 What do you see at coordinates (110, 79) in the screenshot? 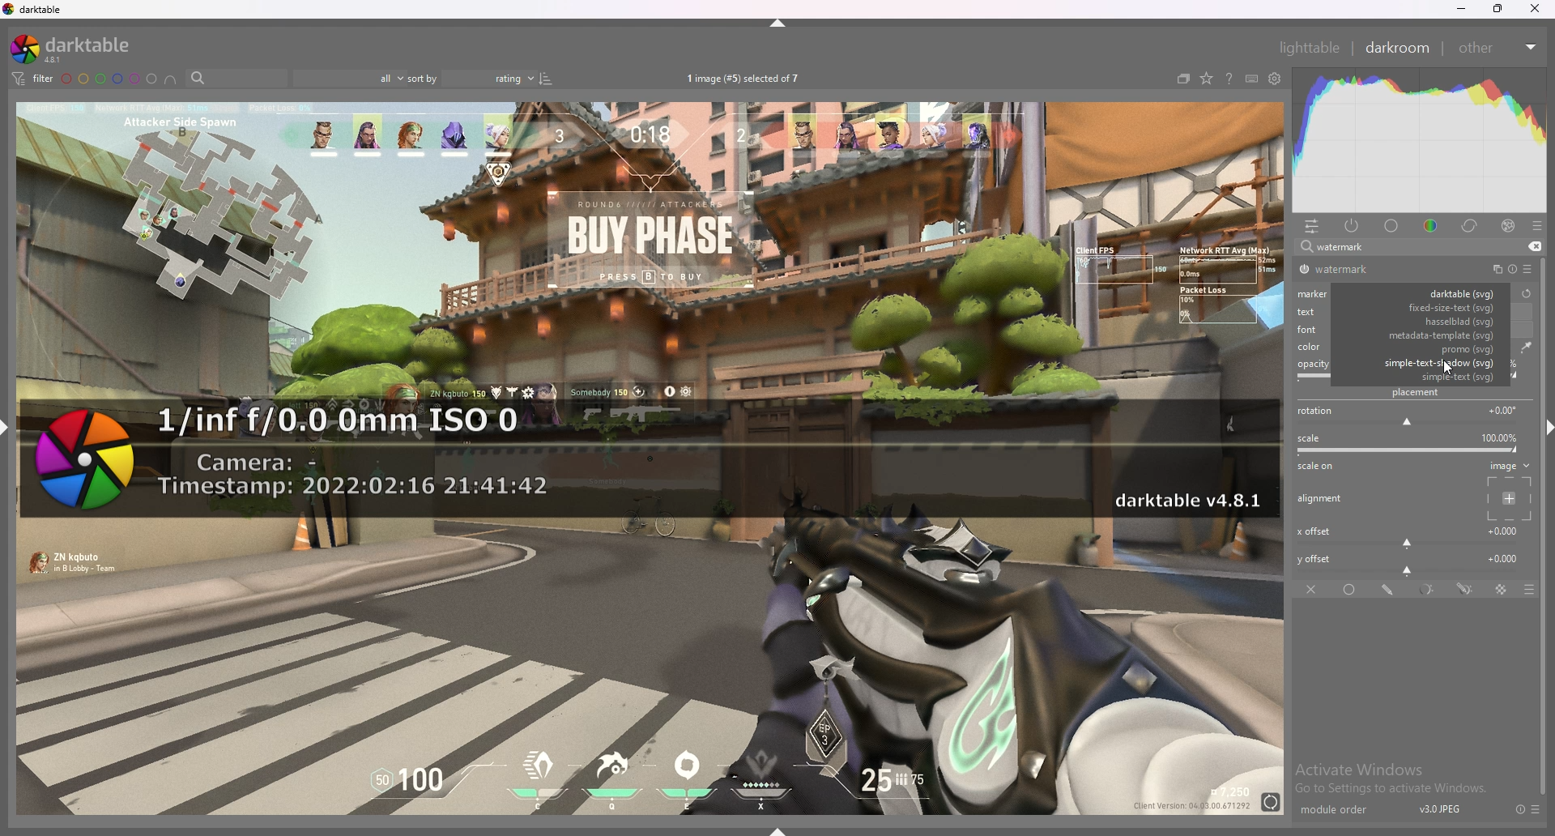
I see `color label` at bounding box center [110, 79].